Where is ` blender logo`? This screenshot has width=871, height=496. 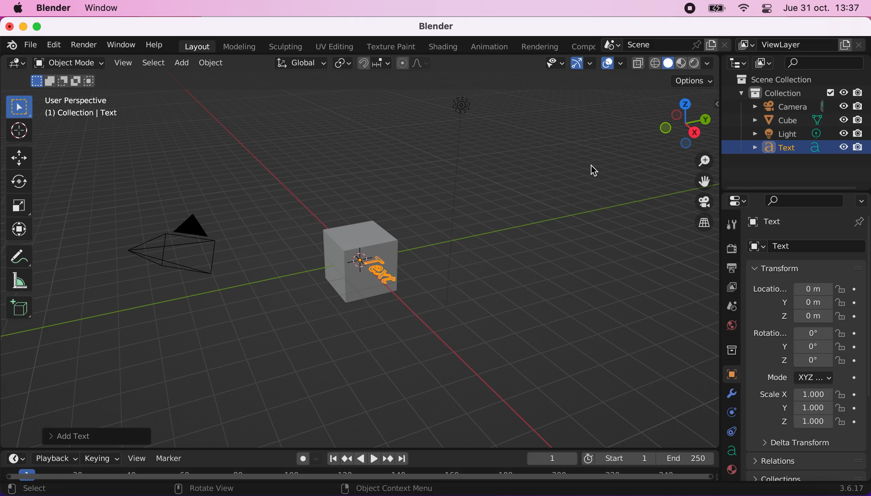  blender logo is located at coordinates (12, 46).